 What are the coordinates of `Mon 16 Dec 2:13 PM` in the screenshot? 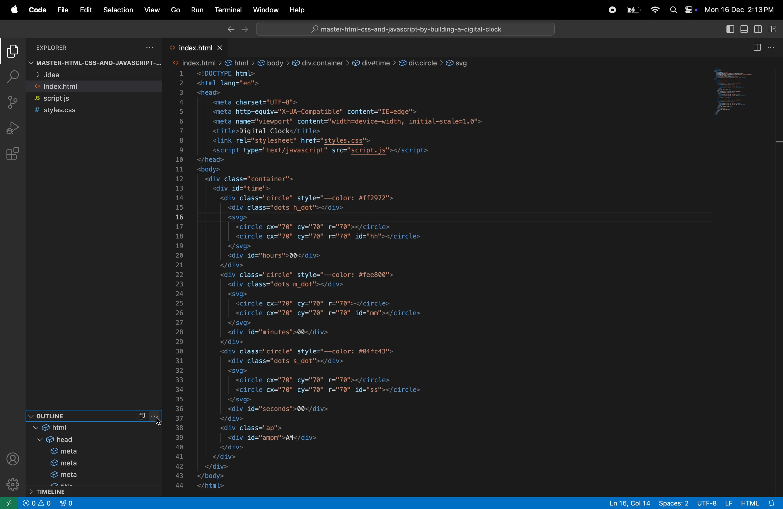 It's located at (742, 8).